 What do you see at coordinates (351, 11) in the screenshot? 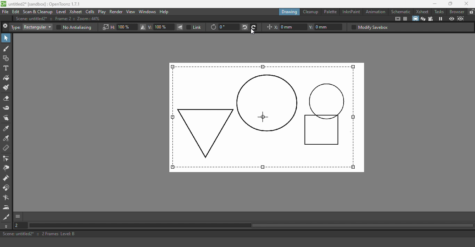
I see `InknPaint` at bounding box center [351, 11].